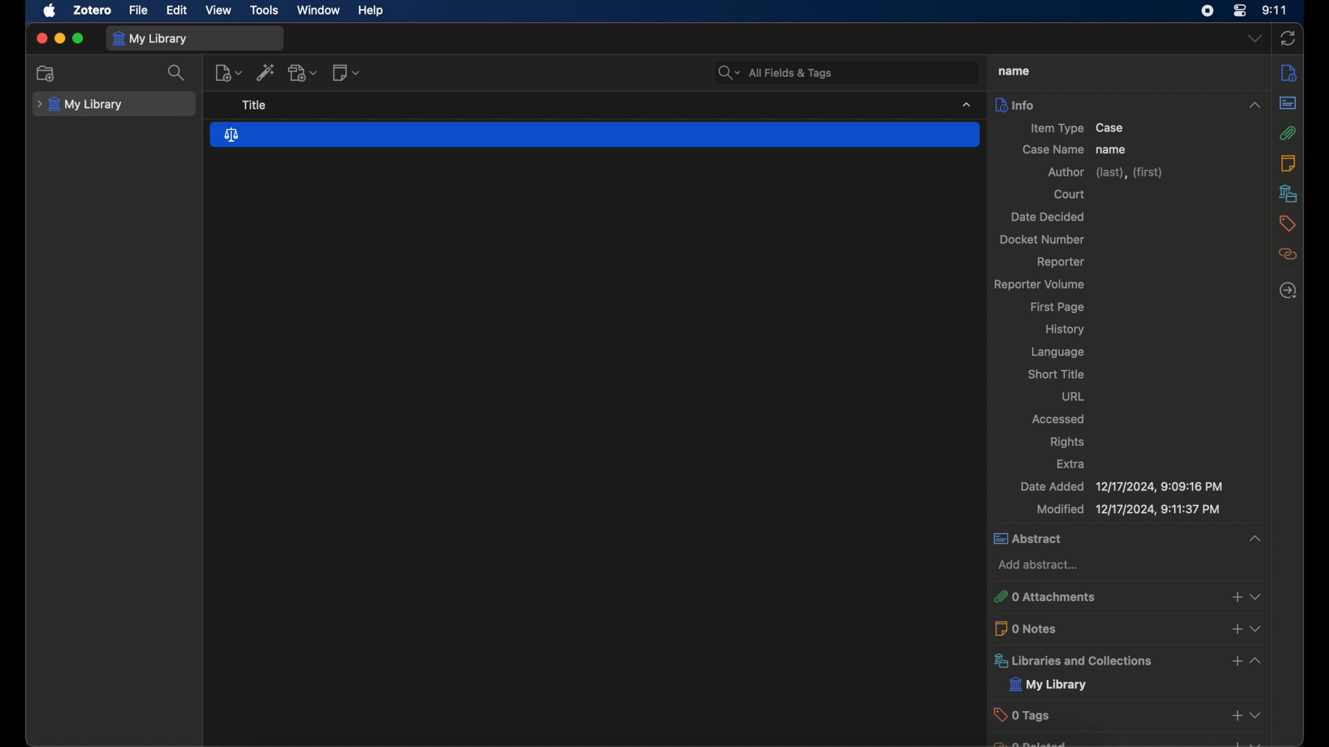 Image resolution: width=1329 pixels, height=747 pixels. What do you see at coordinates (150, 39) in the screenshot?
I see `my library` at bounding box center [150, 39].